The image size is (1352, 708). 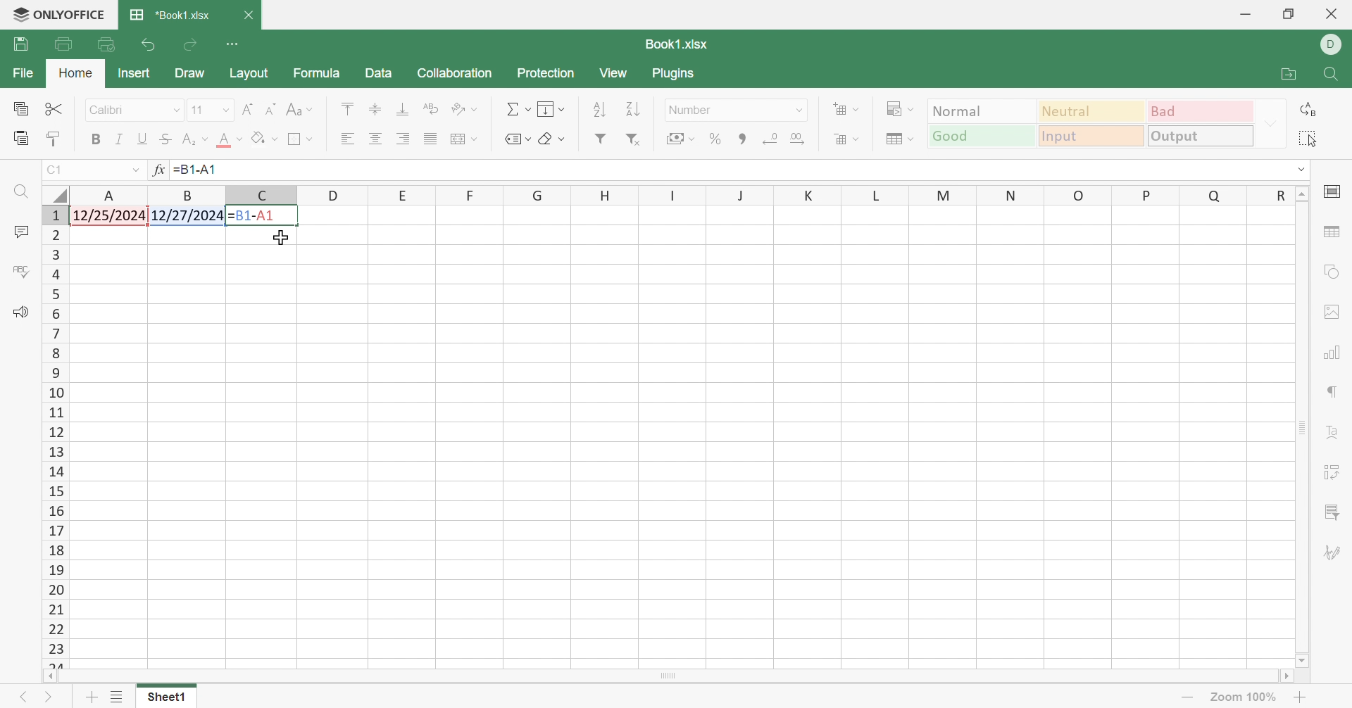 What do you see at coordinates (1310, 110) in the screenshot?
I see `Replace` at bounding box center [1310, 110].